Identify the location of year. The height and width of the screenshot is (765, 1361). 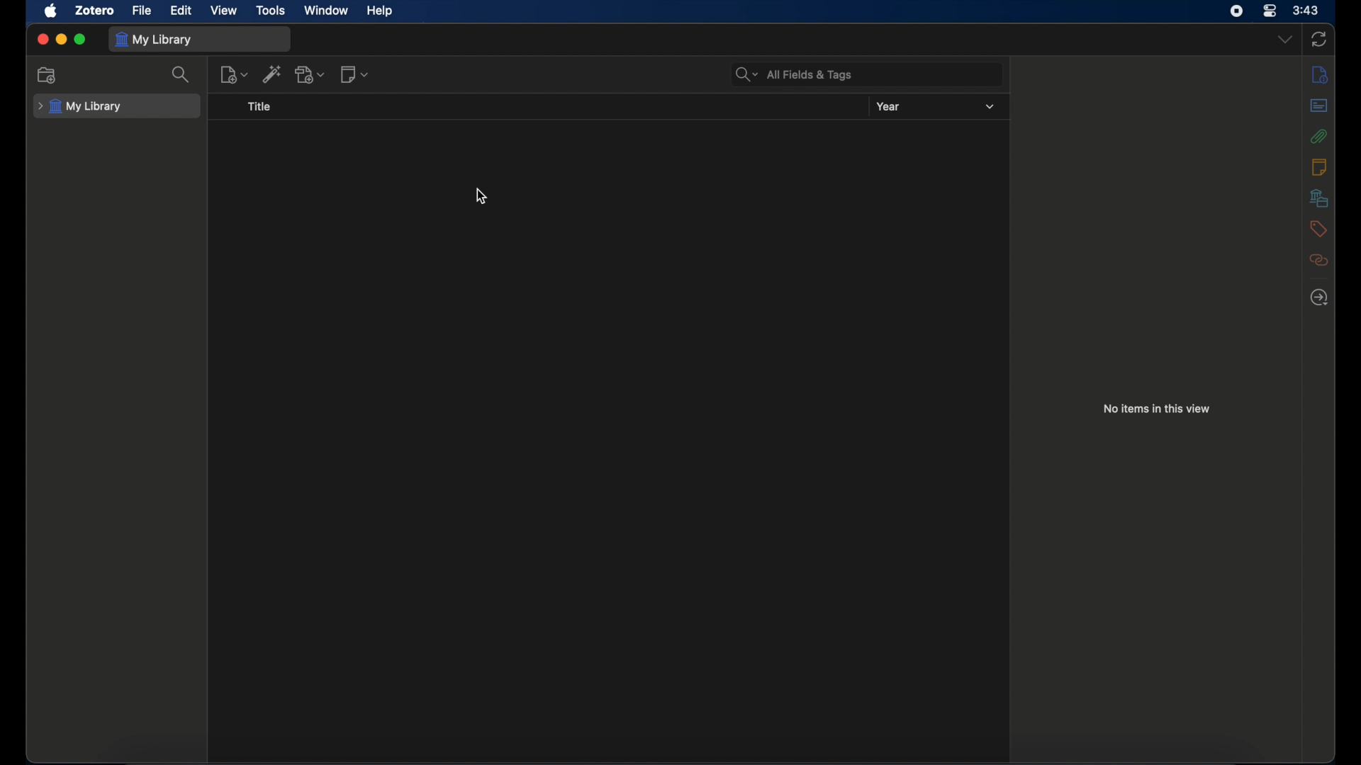
(889, 106).